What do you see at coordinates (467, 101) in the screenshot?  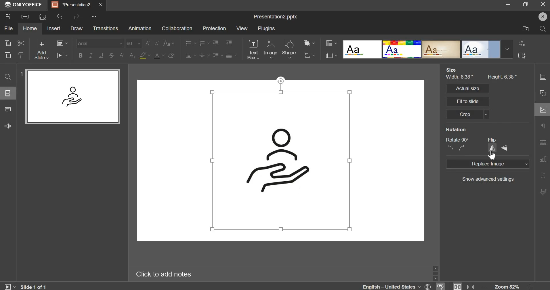 I see `fit to slide` at bounding box center [467, 101].